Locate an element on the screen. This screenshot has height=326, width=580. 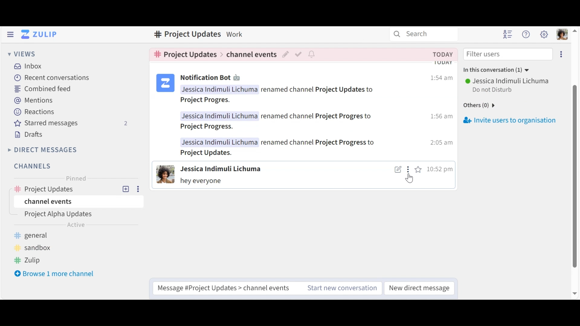
Mentions is located at coordinates (35, 100).